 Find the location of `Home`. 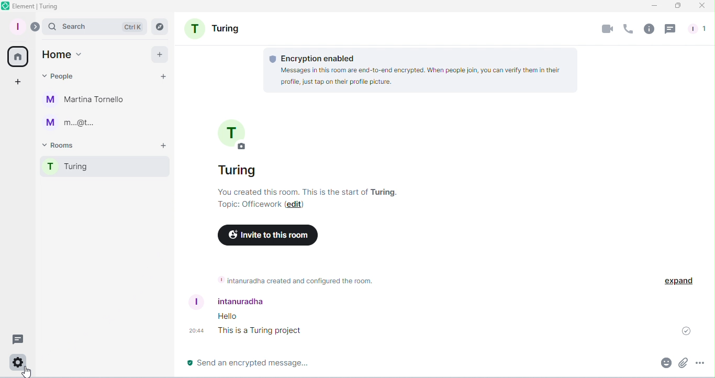

Home is located at coordinates (62, 56).